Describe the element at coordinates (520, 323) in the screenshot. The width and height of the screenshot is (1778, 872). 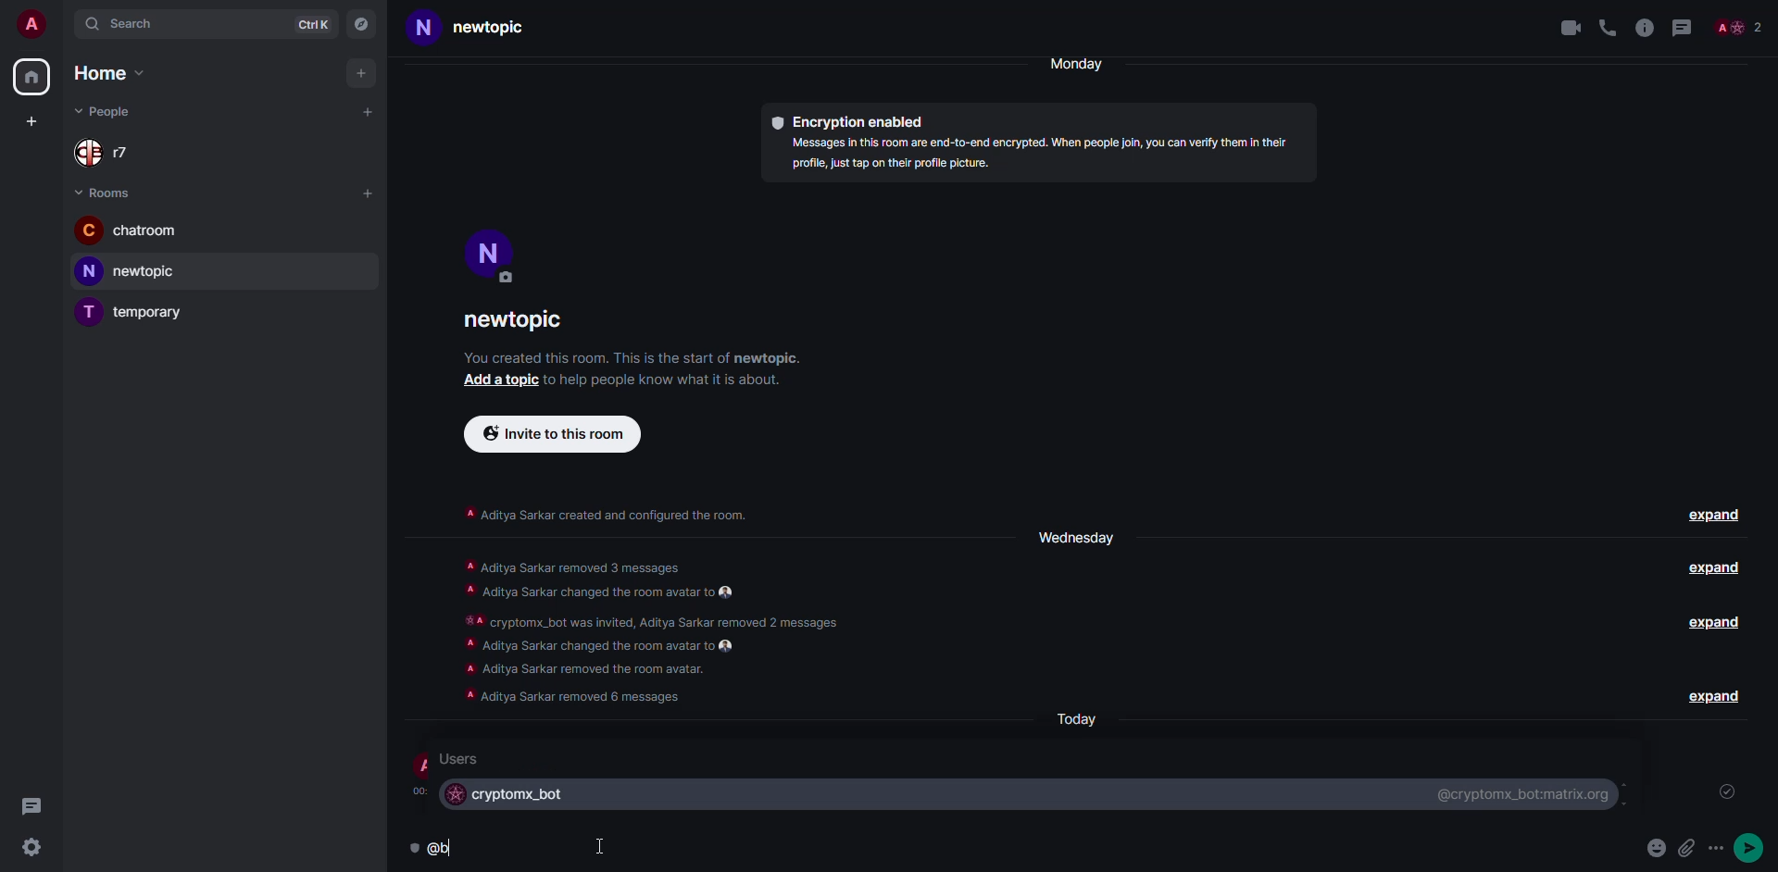
I see `room` at that location.